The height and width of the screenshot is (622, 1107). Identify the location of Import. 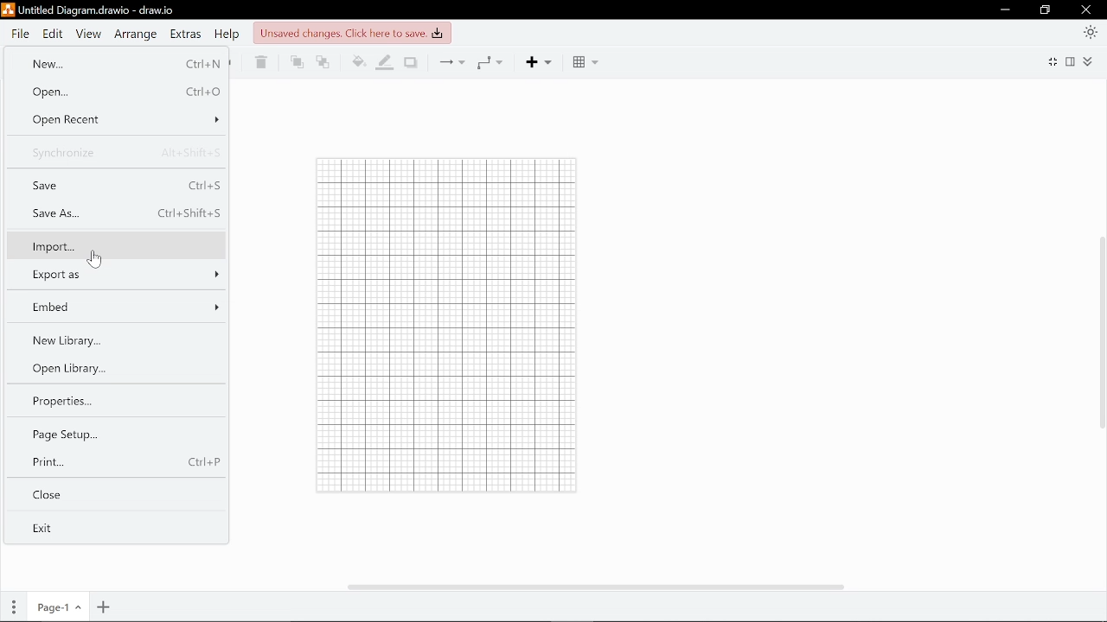
(115, 246).